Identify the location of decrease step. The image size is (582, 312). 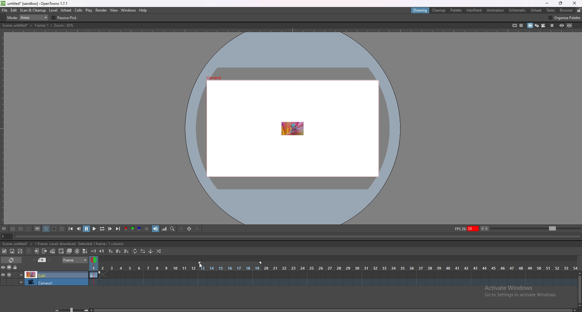
(93, 251).